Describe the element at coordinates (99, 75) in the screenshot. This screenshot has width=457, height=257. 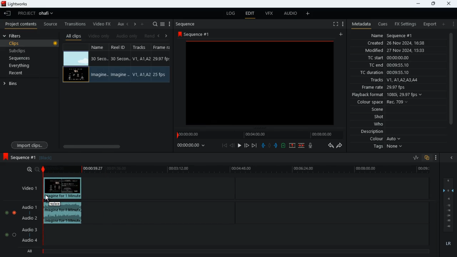
I see `Name` at that location.